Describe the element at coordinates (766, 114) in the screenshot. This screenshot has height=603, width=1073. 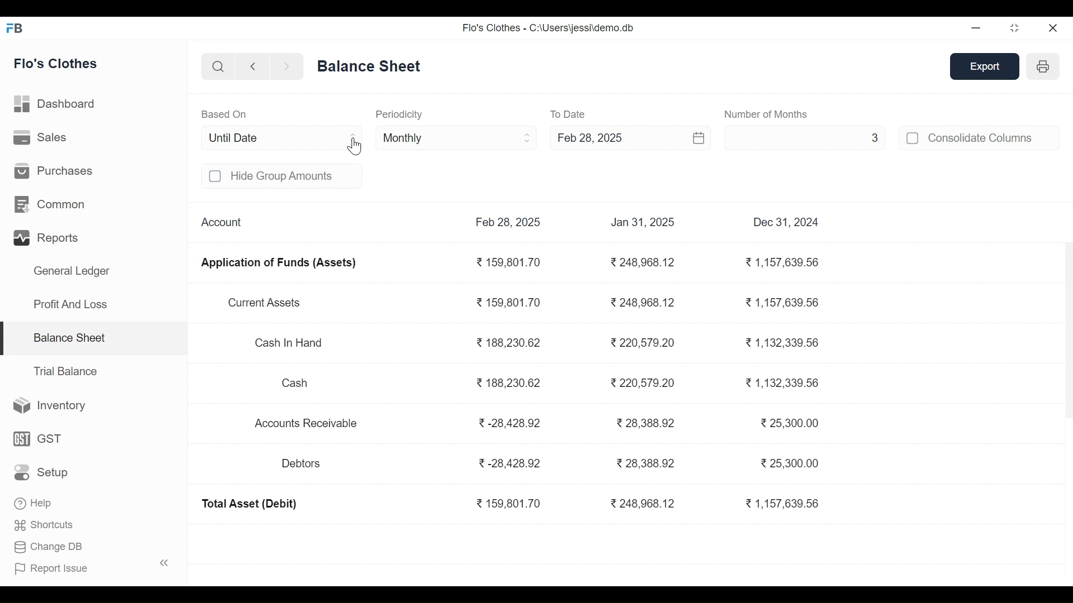
I see `Number of Months` at that location.